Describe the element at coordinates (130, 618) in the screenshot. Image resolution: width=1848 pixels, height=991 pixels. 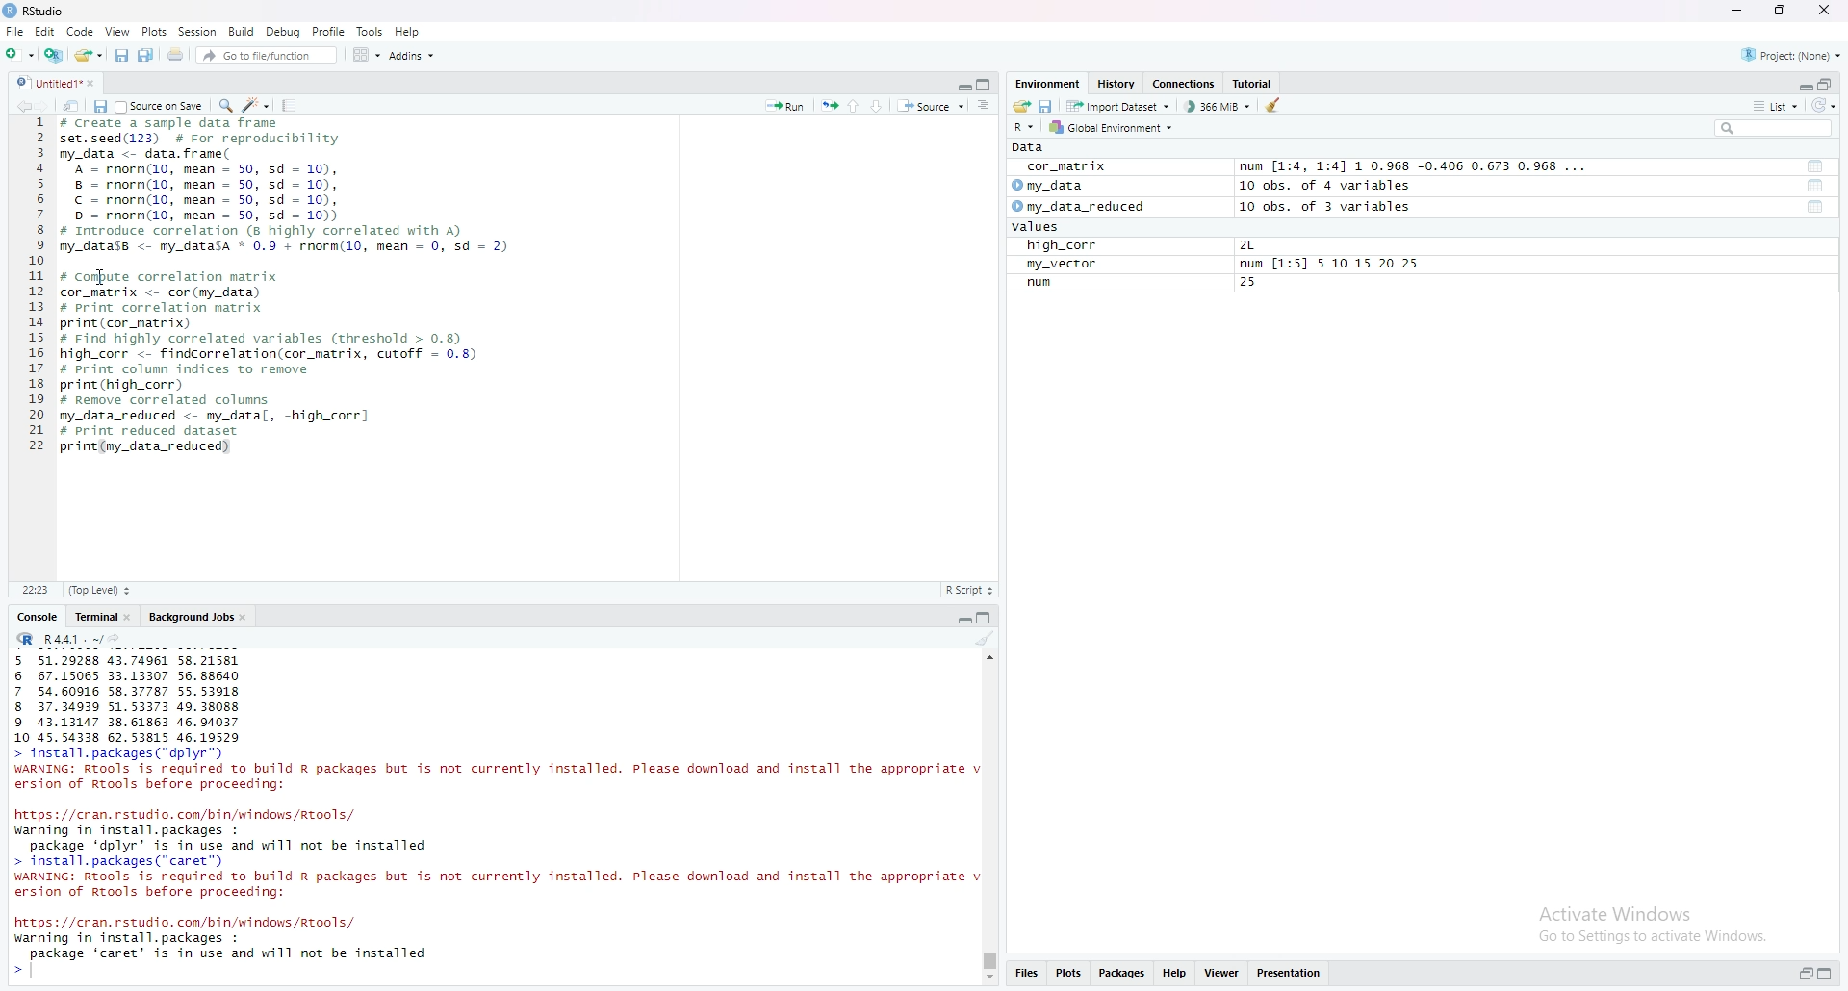
I see `close` at that location.